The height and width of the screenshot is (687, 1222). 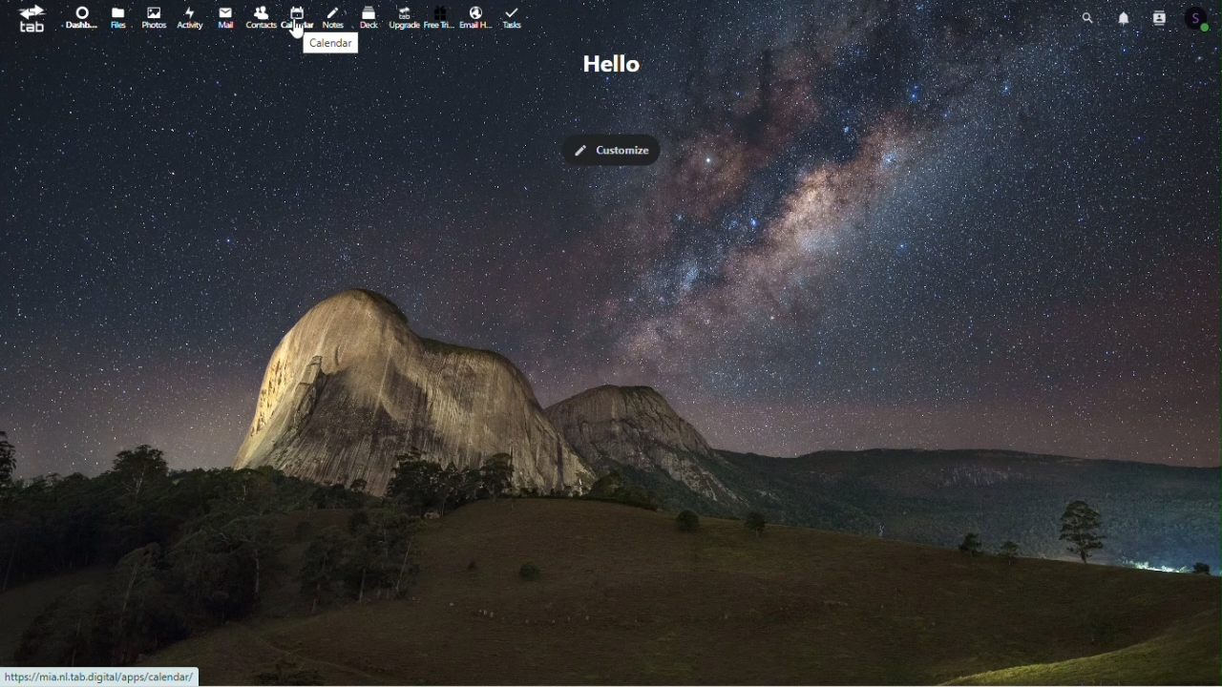 I want to click on tab, so click(x=32, y=23).